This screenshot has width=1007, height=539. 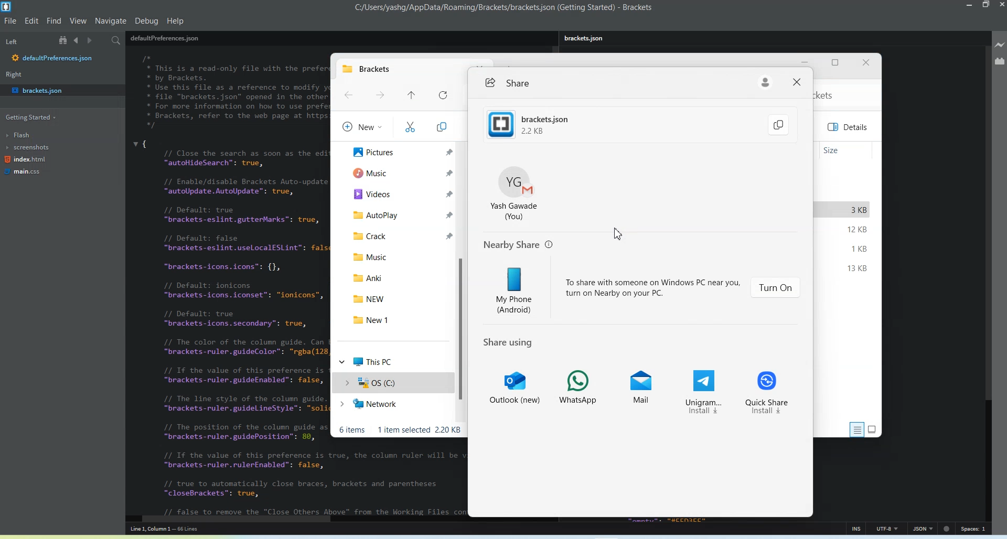 What do you see at coordinates (399, 193) in the screenshot?
I see `Videos` at bounding box center [399, 193].